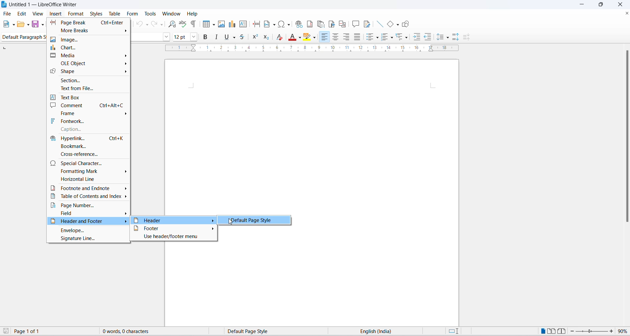 This screenshot has height=336, width=630. I want to click on insert text, so click(243, 24).